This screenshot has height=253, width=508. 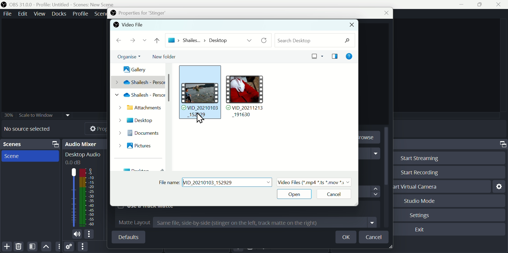 What do you see at coordinates (40, 13) in the screenshot?
I see `` at bounding box center [40, 13].